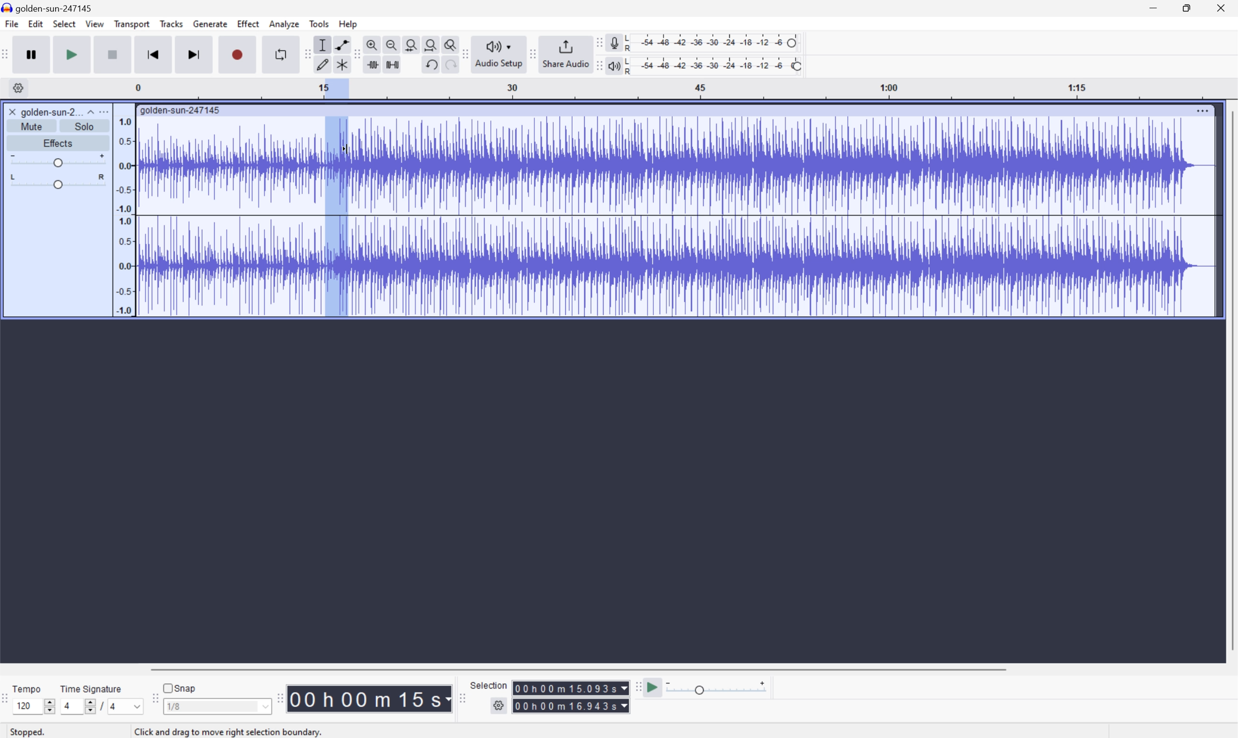  What do you see at coordinates (304, 54) in the screenshot?
I see `Audacity Edit toolbar` at bounding box center [304, 54].